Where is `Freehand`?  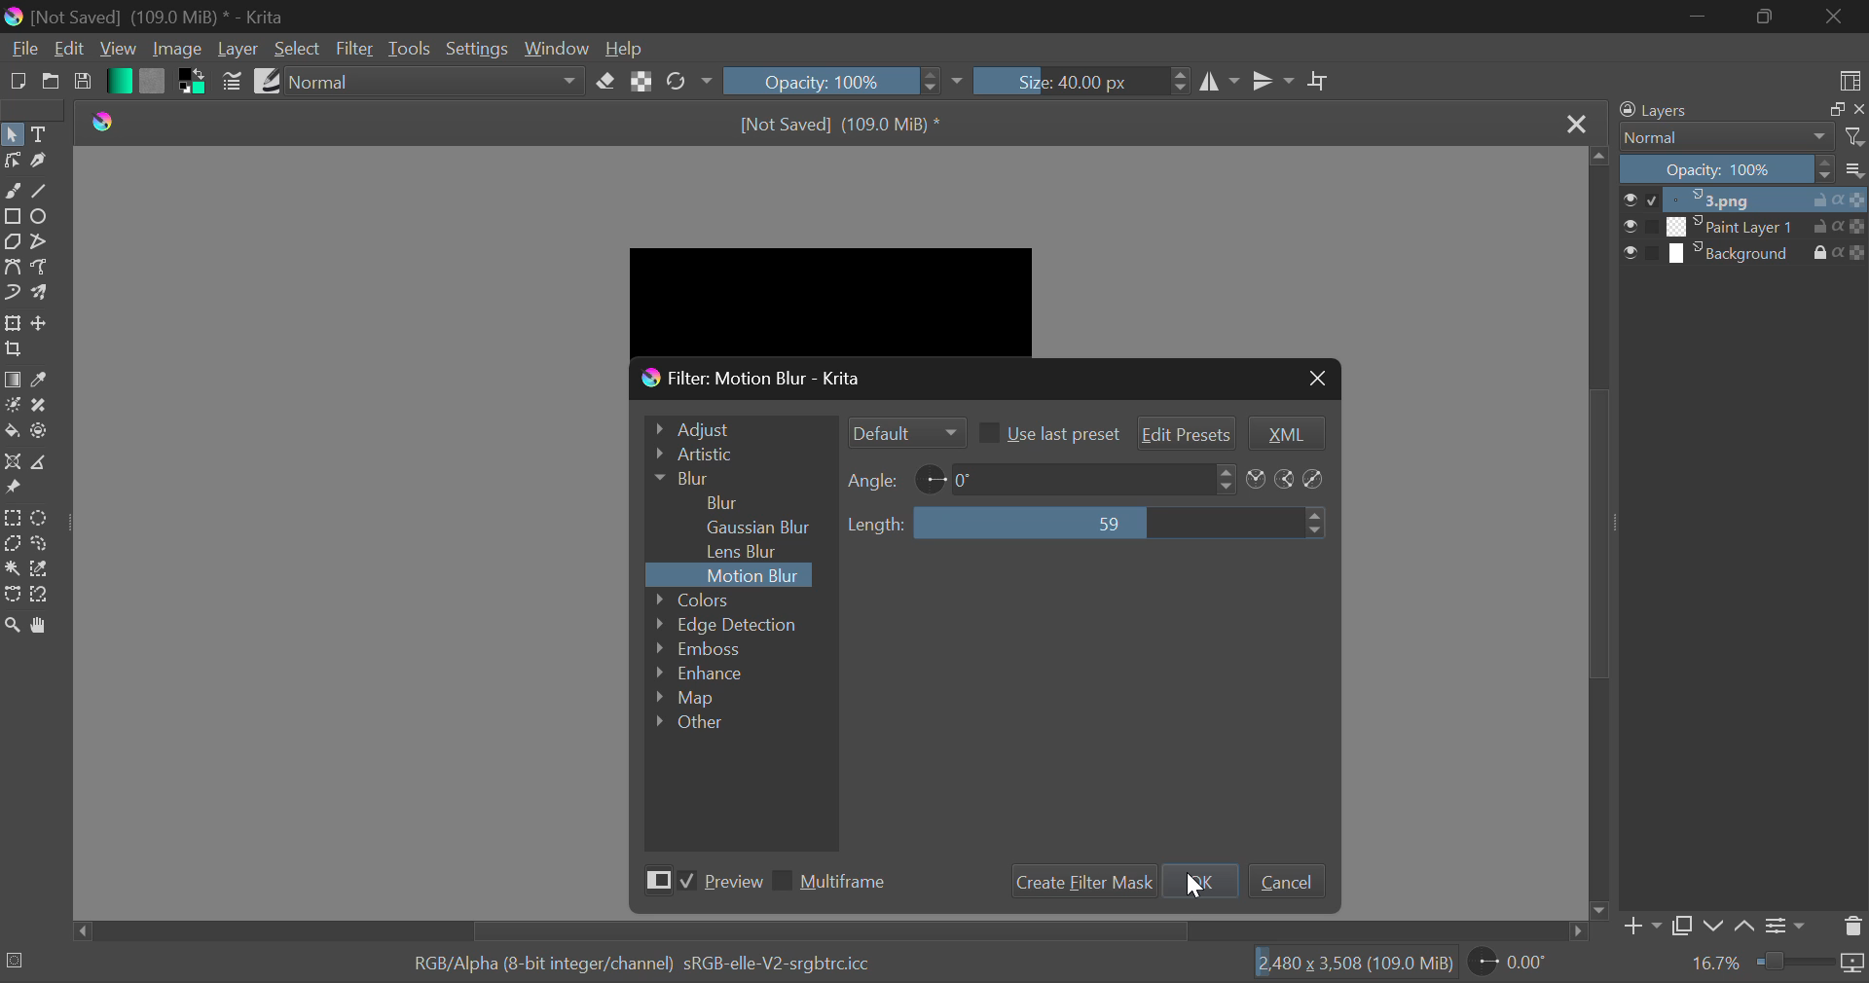
Freehand is located at coordinates (13, 191).